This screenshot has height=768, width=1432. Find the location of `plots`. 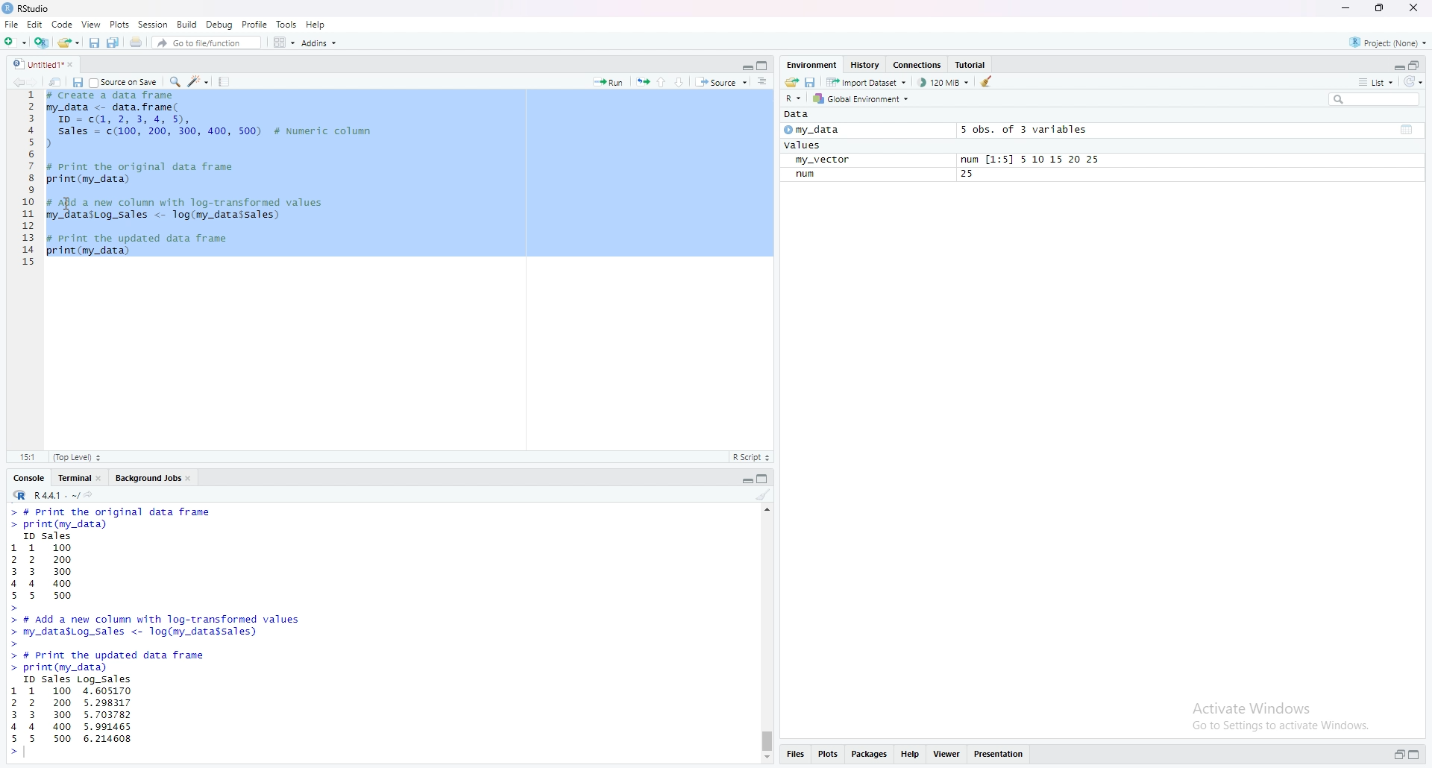

plots is located at coordinates (829, 757).